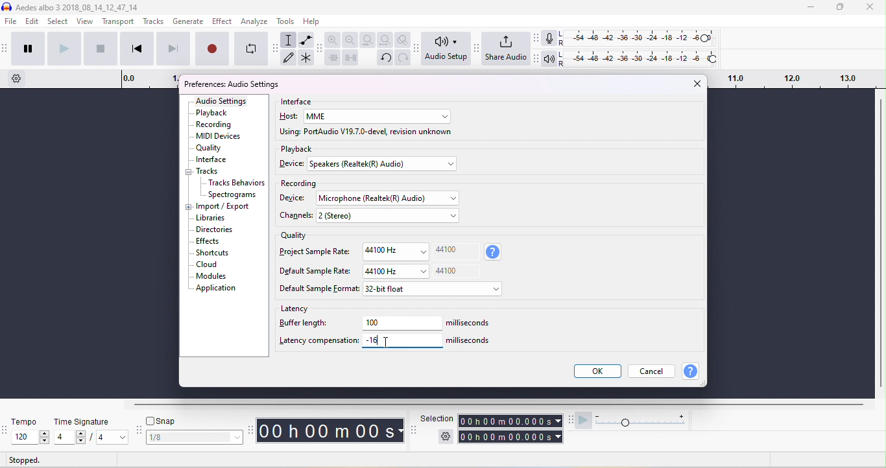  I want to click on sample rate information, so click(494, 252).